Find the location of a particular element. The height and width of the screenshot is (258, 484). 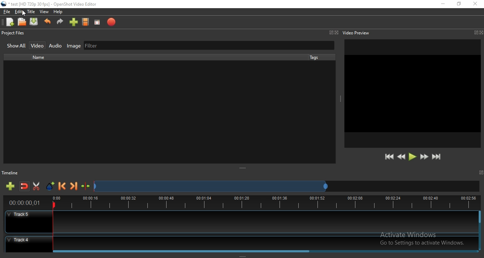

vertical scroll bar is located at coordinates (480, 225).